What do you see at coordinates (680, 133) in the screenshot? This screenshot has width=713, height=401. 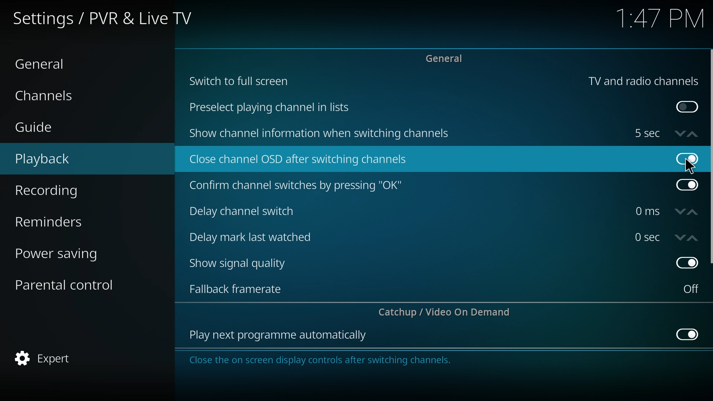 I see `decrease time` at bounding box center [680, 133].